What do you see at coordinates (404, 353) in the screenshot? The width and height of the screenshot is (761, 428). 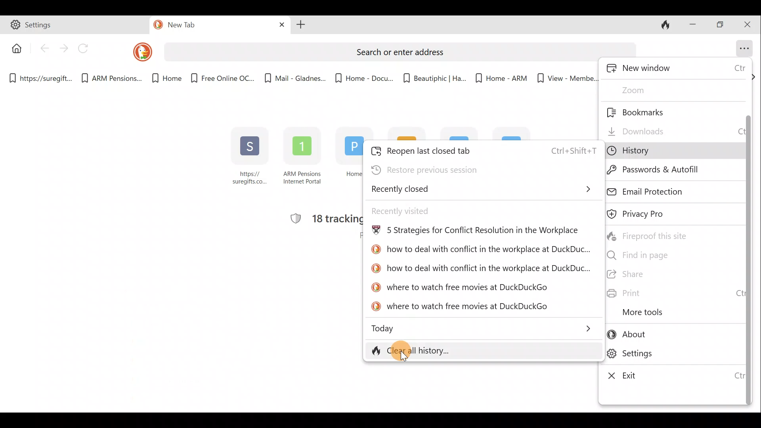 I see `Cursor` at bounding box center [404, 353].